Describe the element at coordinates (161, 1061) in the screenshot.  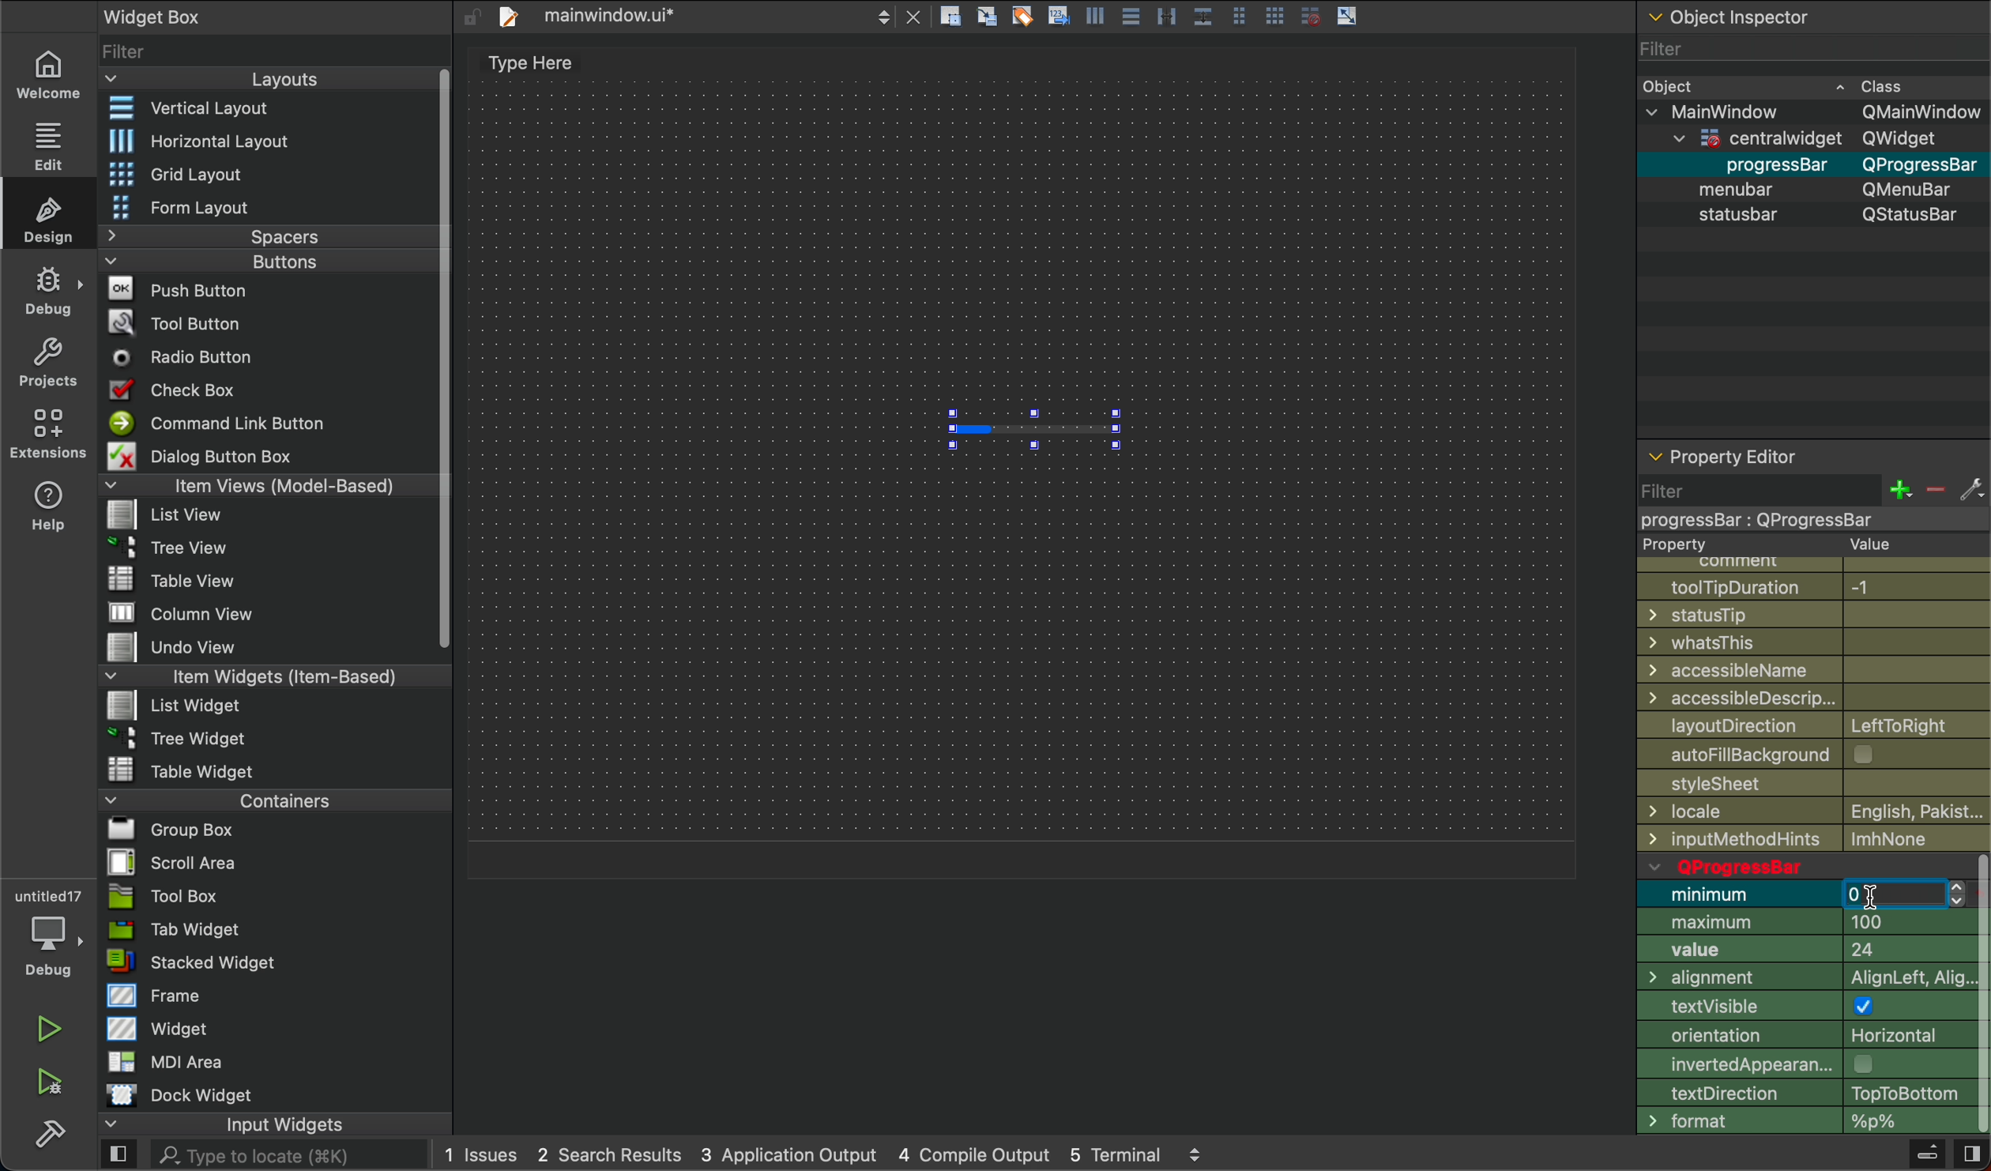
I see `MDI Area` at that location.